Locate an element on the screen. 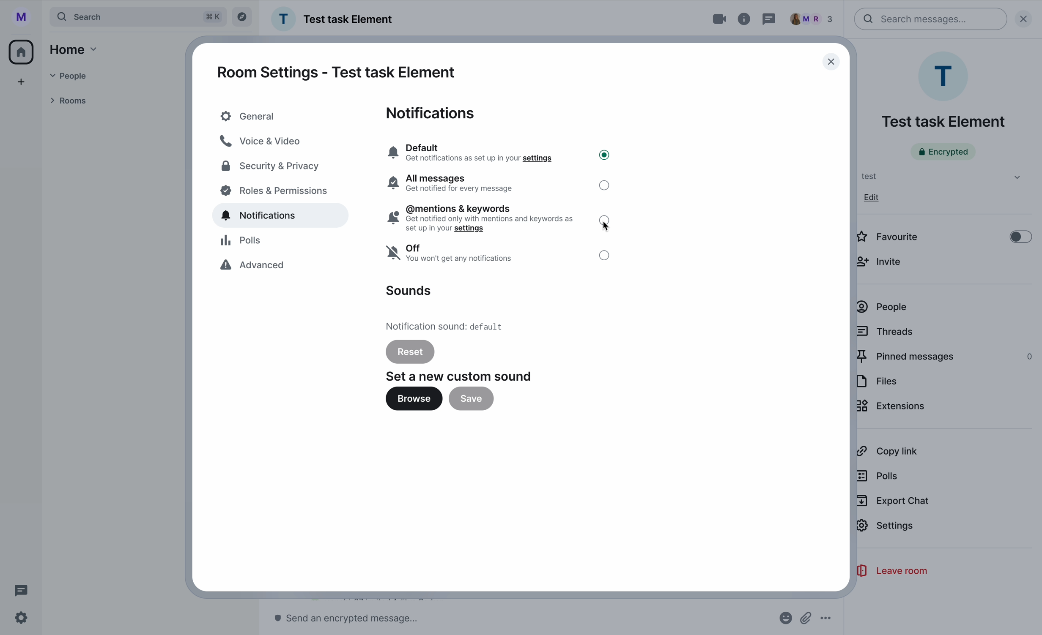 The height and width of the screenshot is (635, 1042). room info is located at coordinates (745, 19).